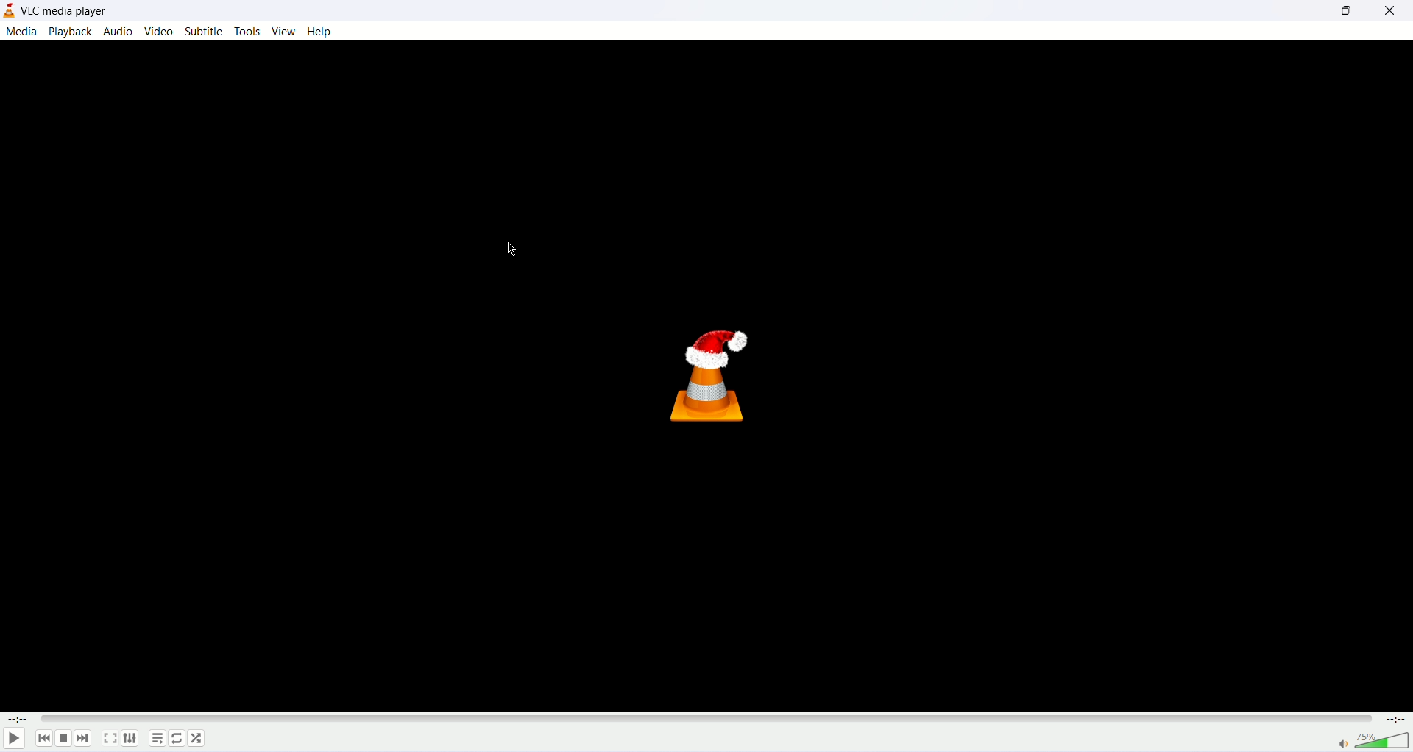 Image resolution: width=1413 pixels, height=752 pixels. I want to click on tools, so click(247, 32).